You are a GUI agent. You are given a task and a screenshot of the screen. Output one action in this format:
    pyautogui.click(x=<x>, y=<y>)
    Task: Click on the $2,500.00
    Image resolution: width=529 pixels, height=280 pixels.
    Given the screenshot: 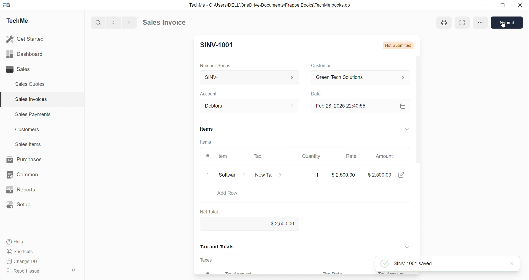 What is the action you would take?
    pyautogui.click(x=344, y=175)
    